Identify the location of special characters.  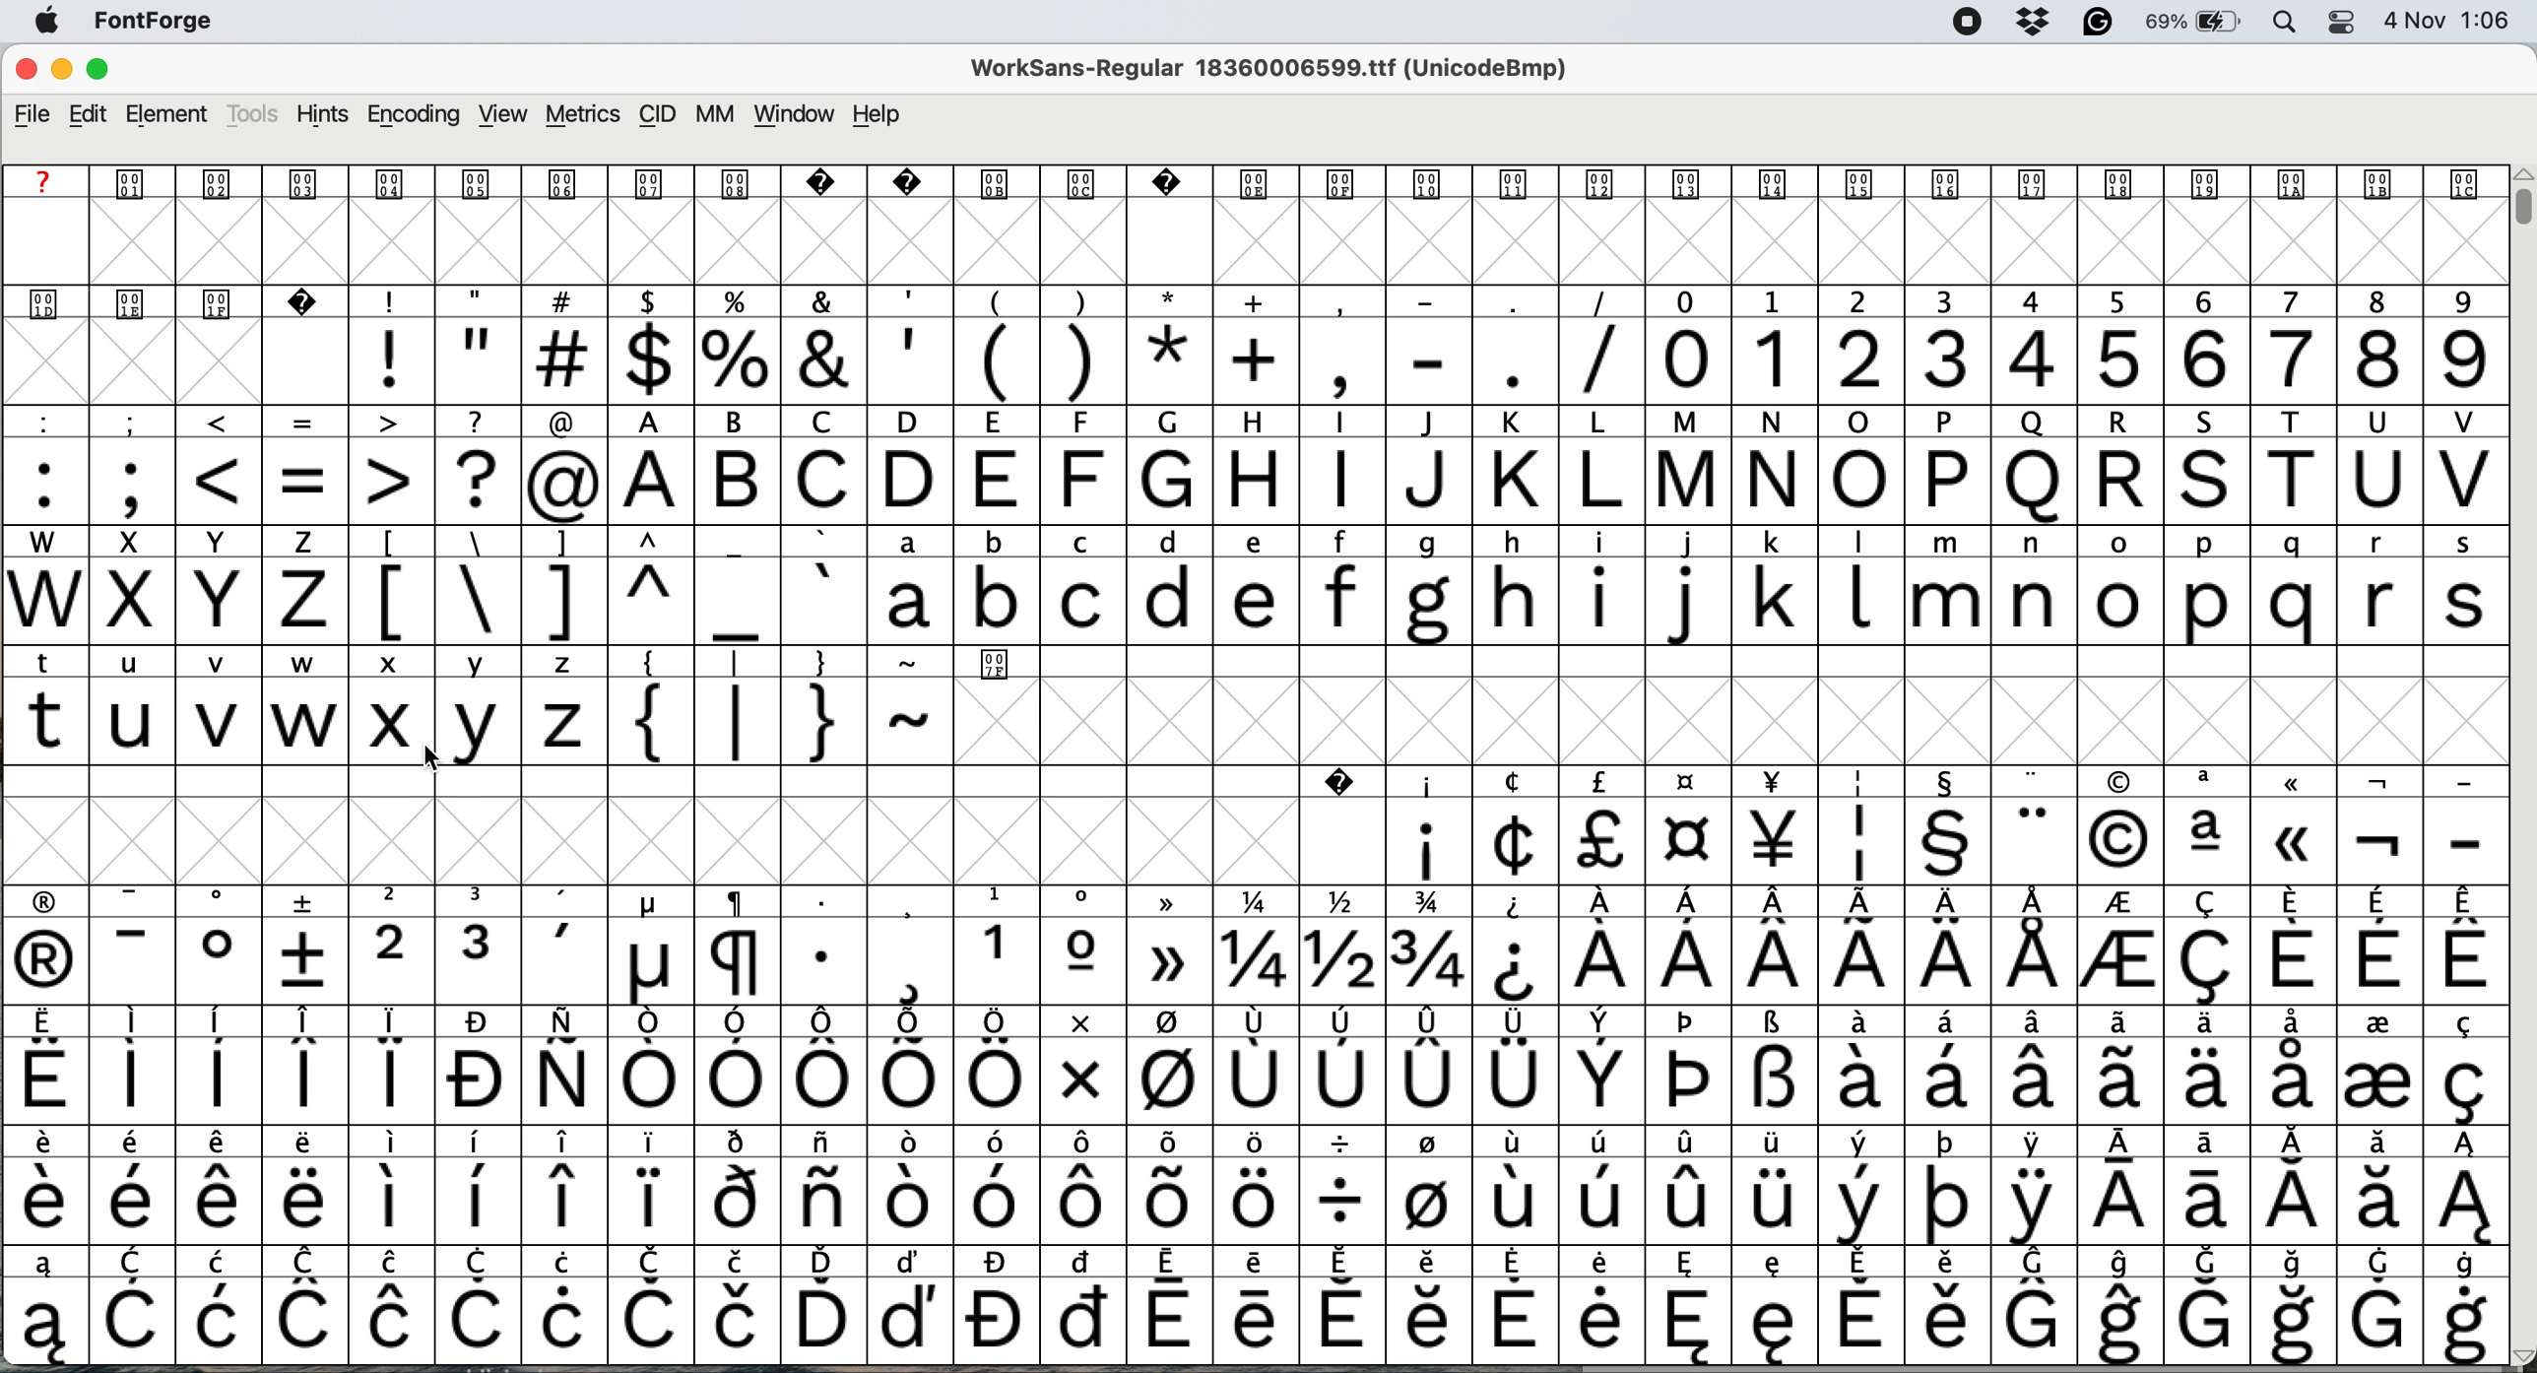
(1245, 1201).